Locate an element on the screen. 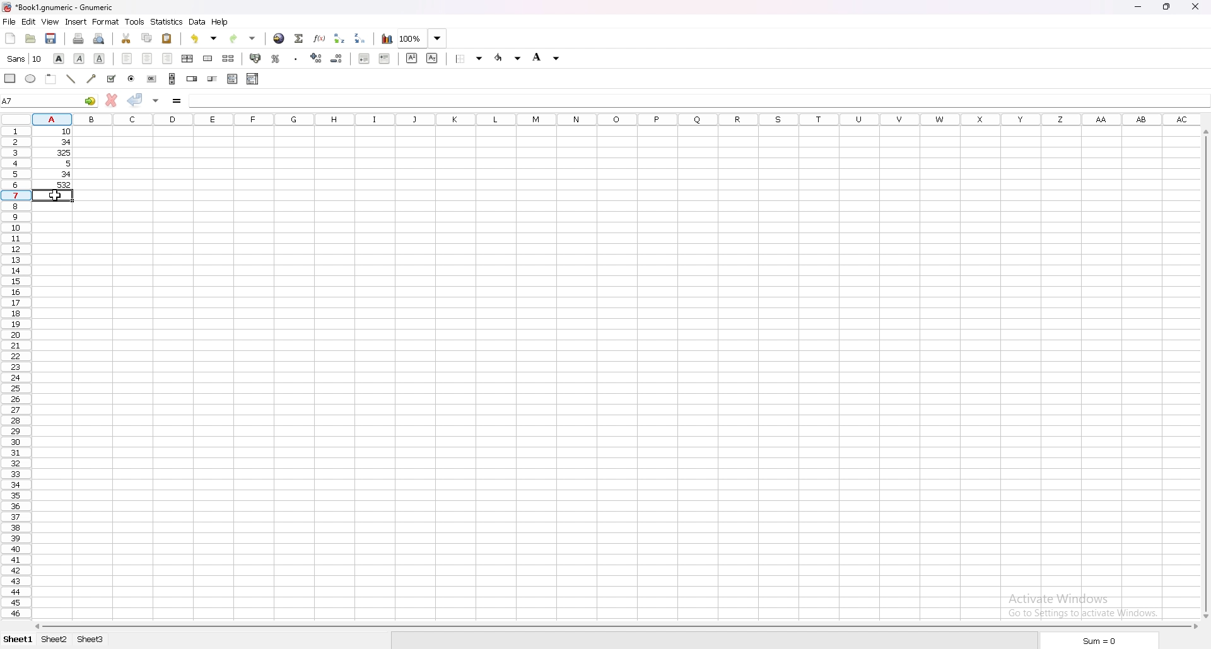  underline is located at coordinates (99, 58).